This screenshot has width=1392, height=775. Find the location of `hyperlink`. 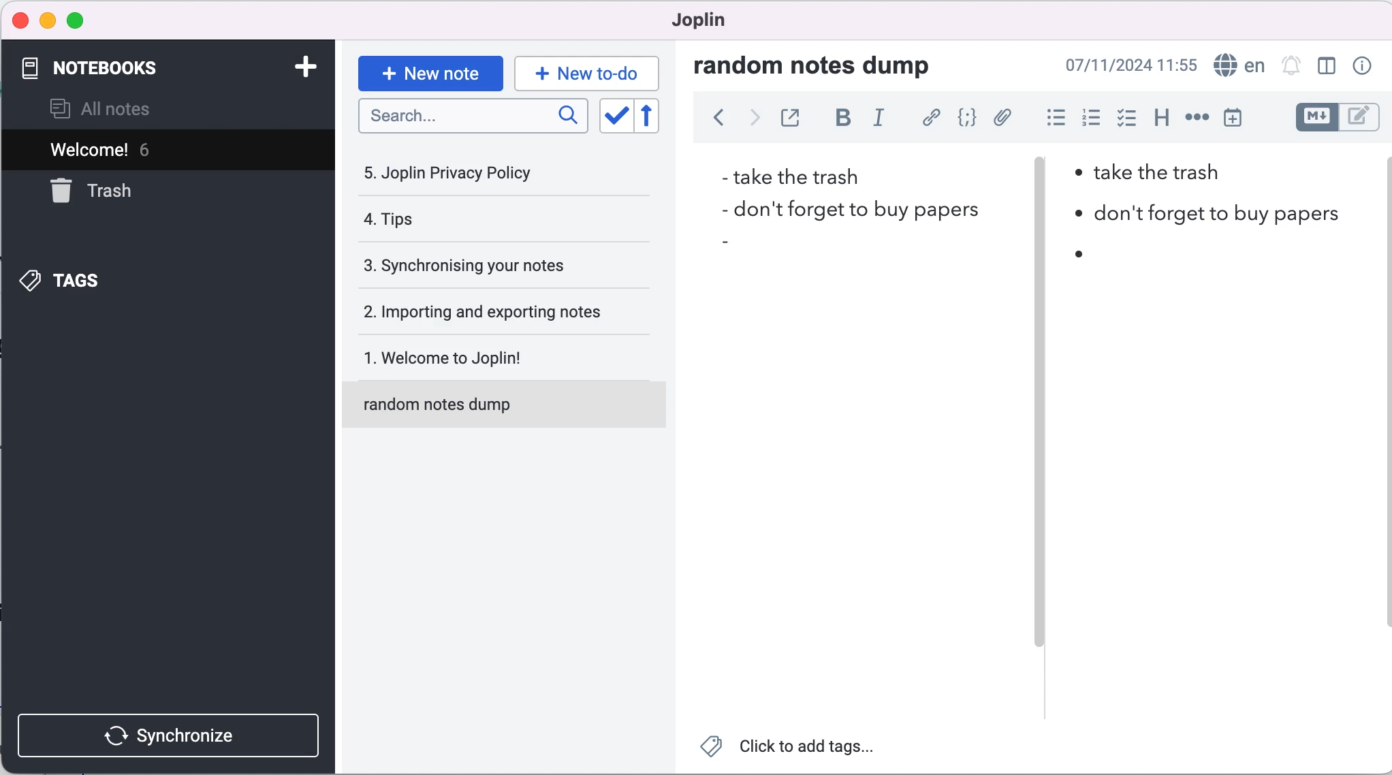

hyperlink is located at coordinates (928, 118).